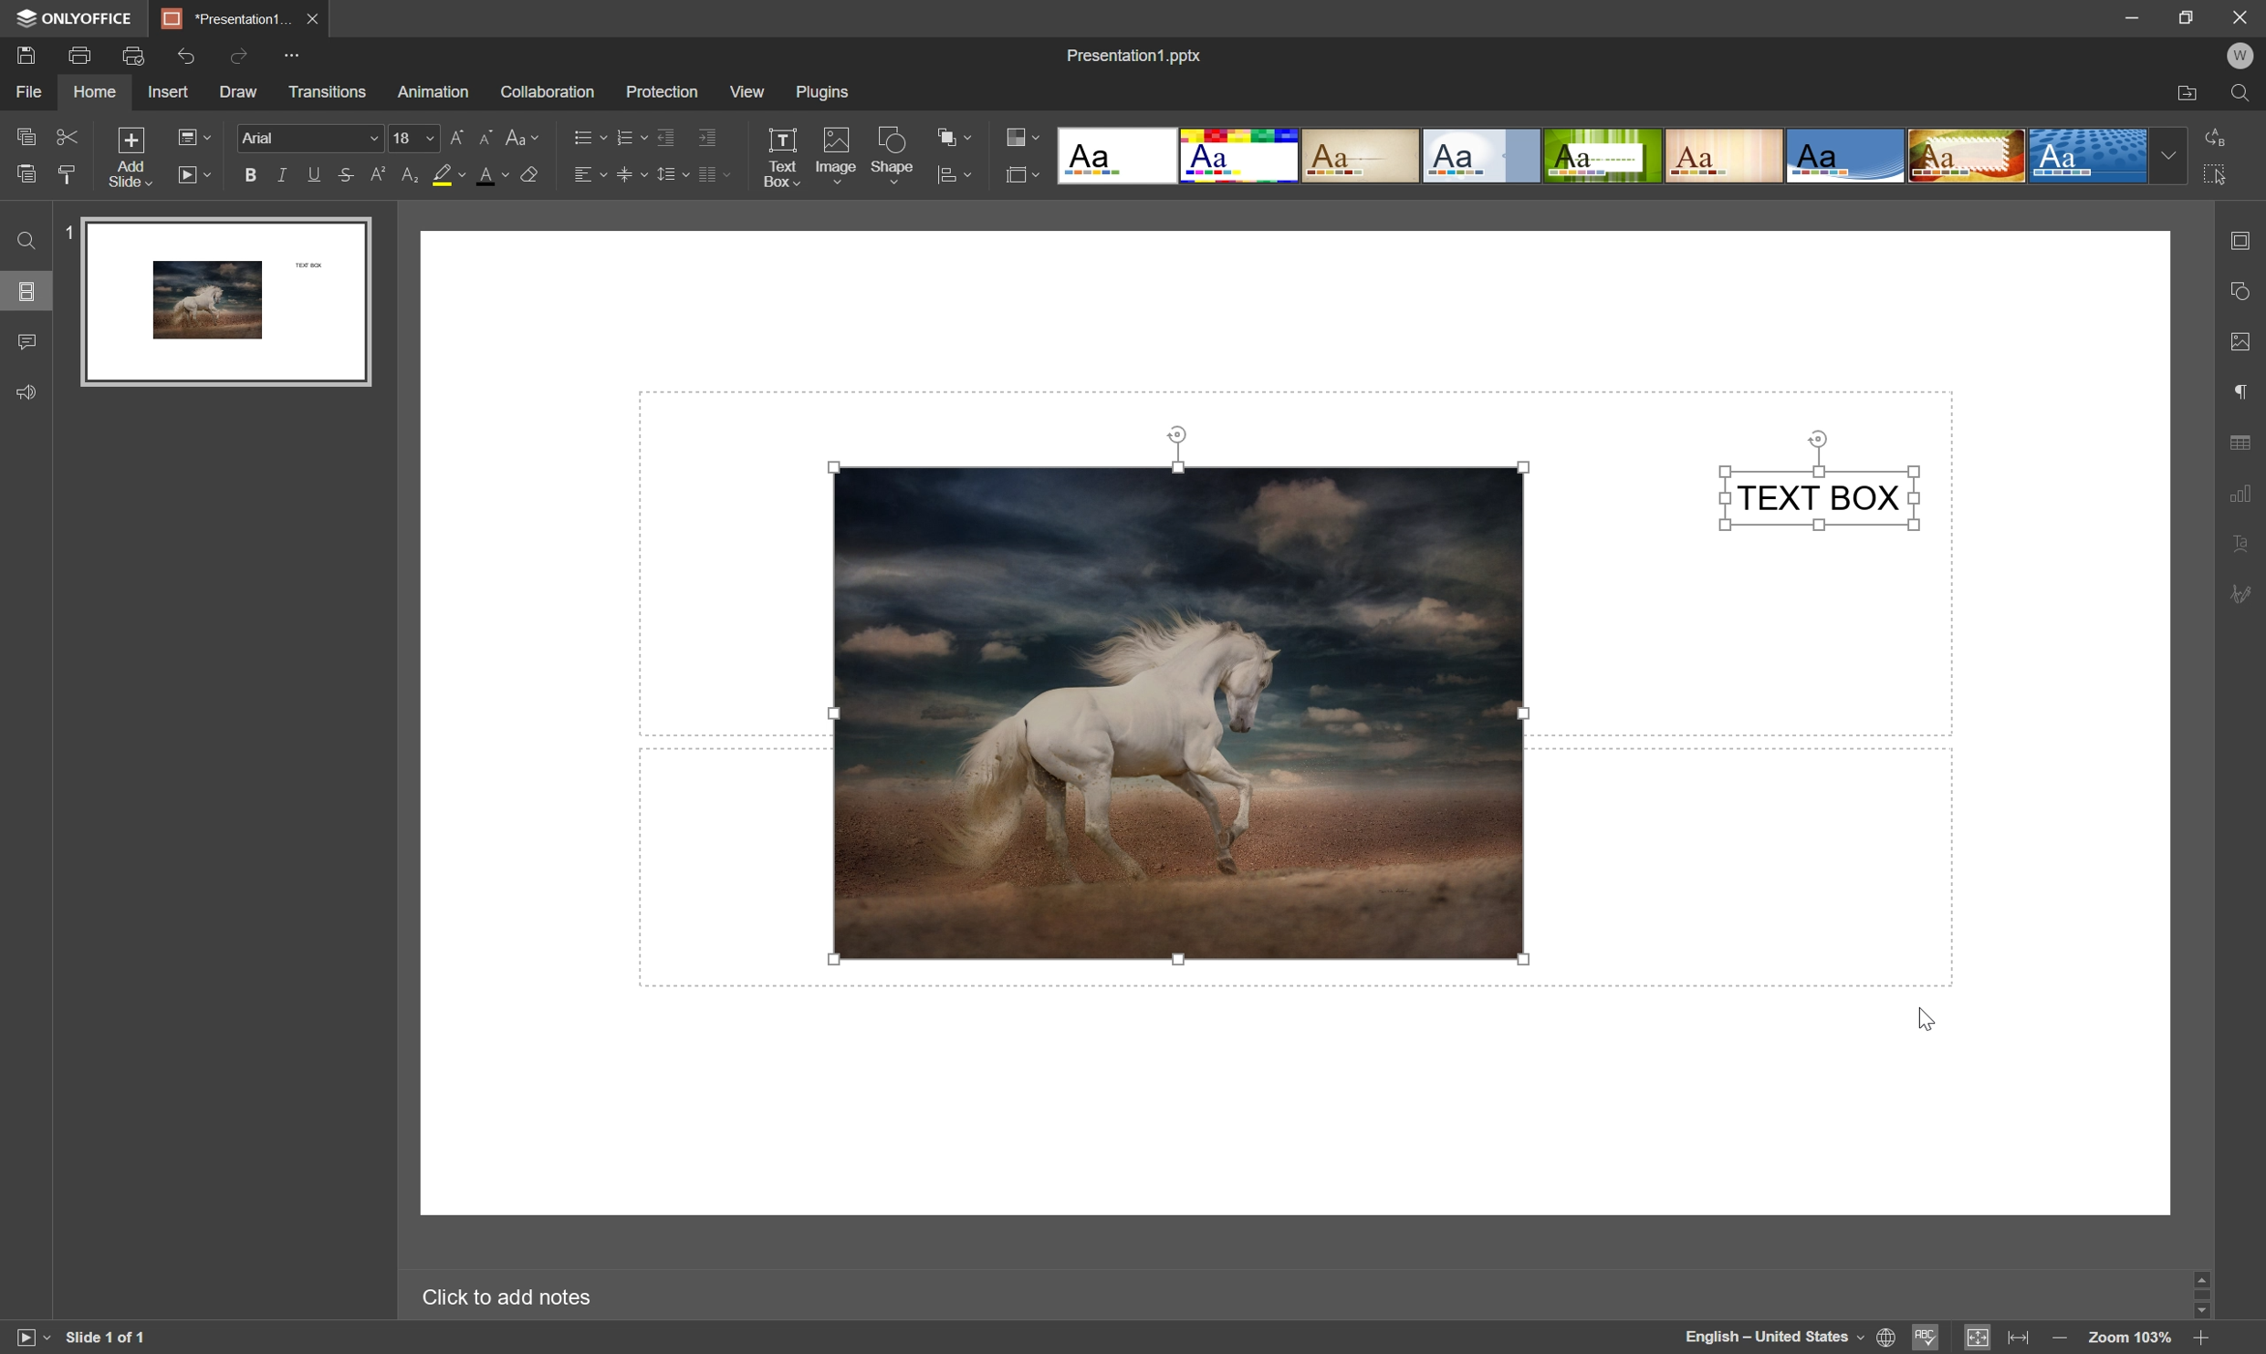  I want to click on change slide layout, so click(193, 135).